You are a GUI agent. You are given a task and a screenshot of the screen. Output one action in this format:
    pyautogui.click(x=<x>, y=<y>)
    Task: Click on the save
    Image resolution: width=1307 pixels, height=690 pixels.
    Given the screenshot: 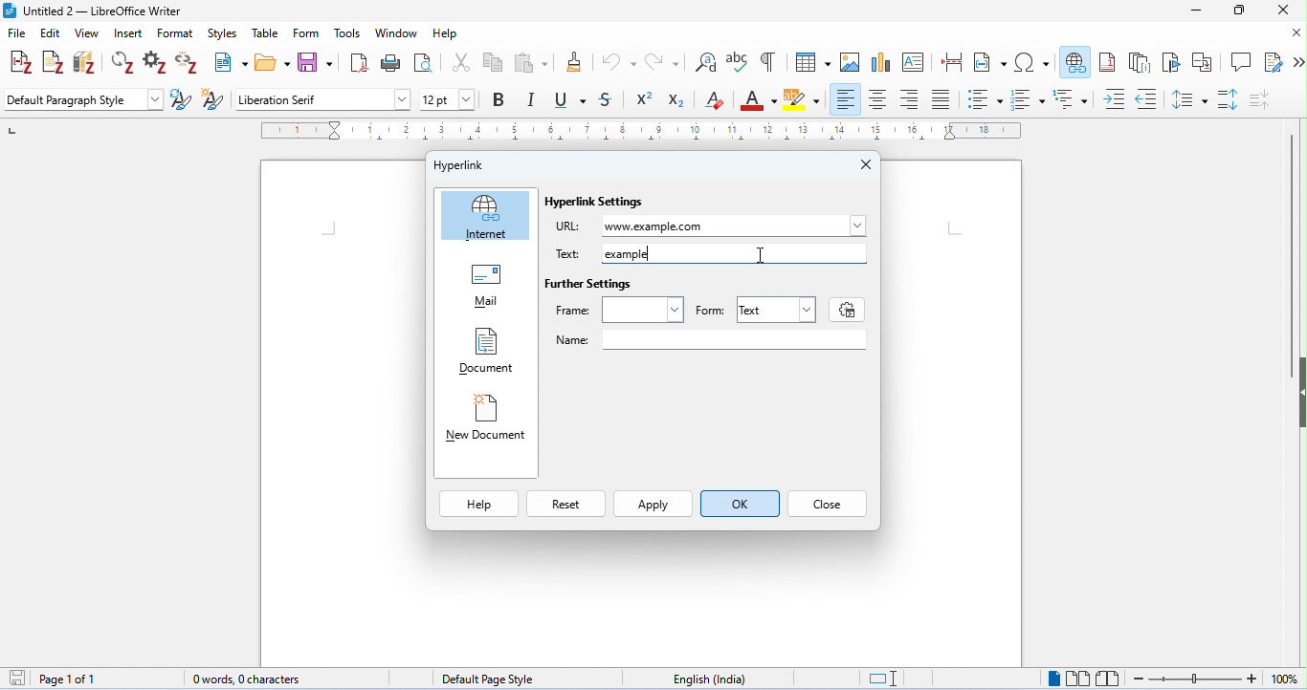 What is the action you would take?
    pyautogui.click(x=20, y=679)
    